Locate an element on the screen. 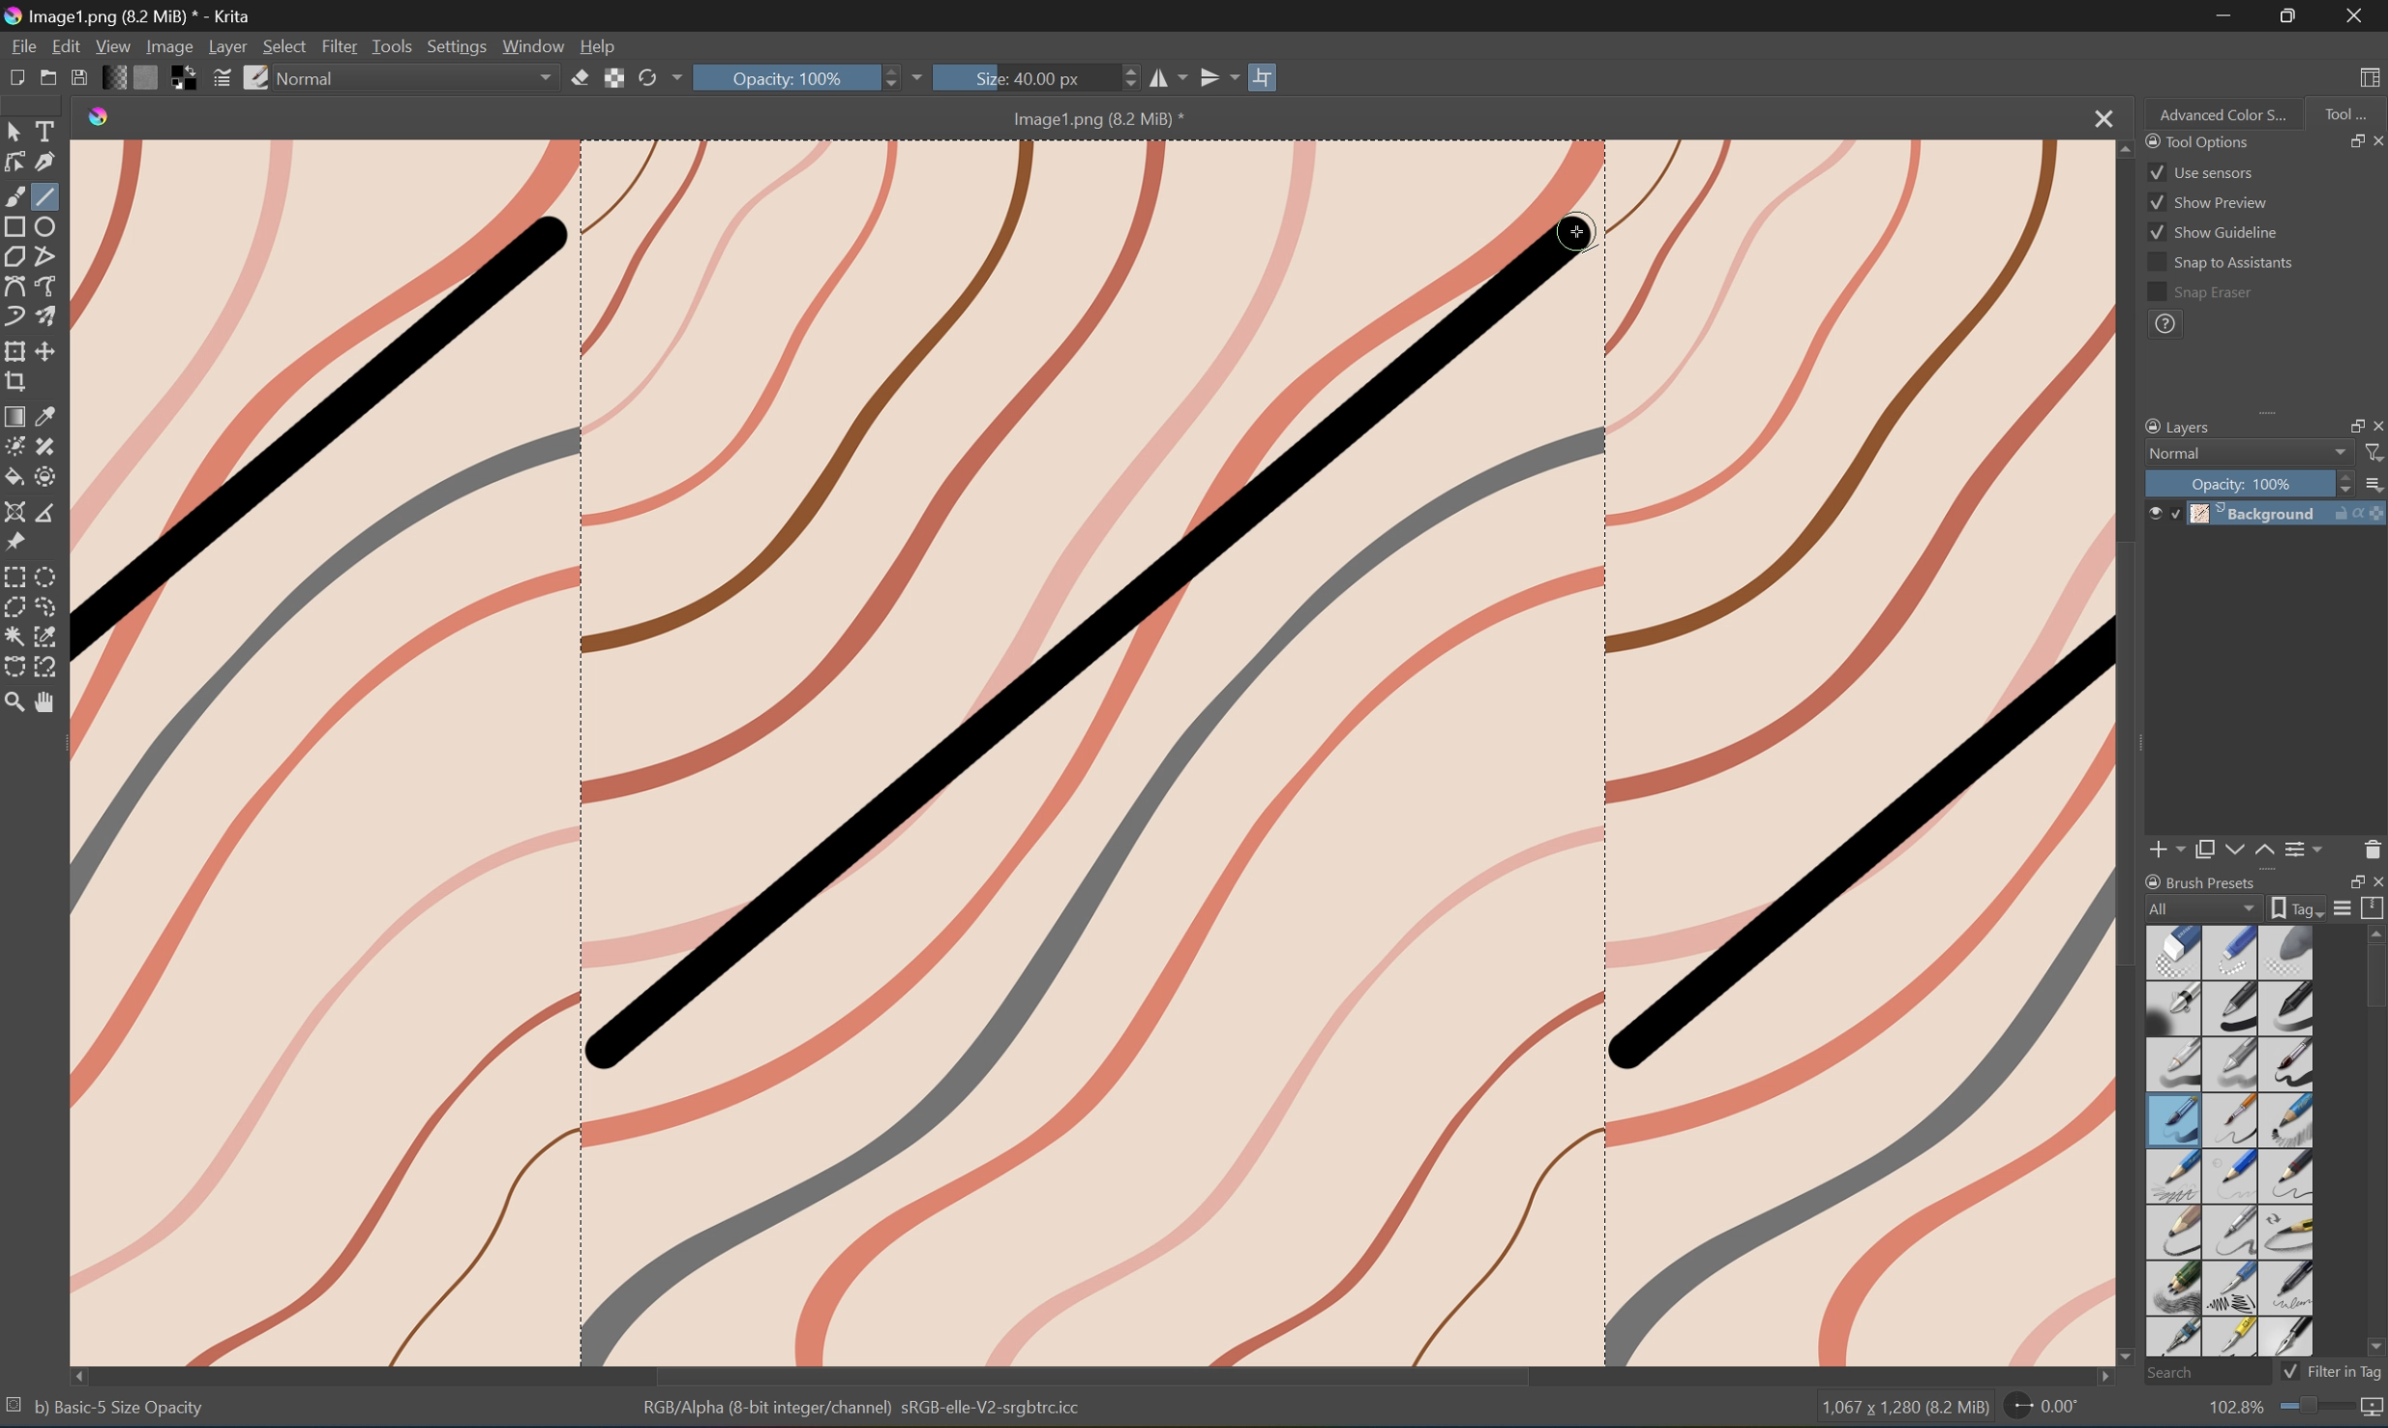 The image size is (2388, 1428). Elliptical selection tool is located at coordinates (51, 574).